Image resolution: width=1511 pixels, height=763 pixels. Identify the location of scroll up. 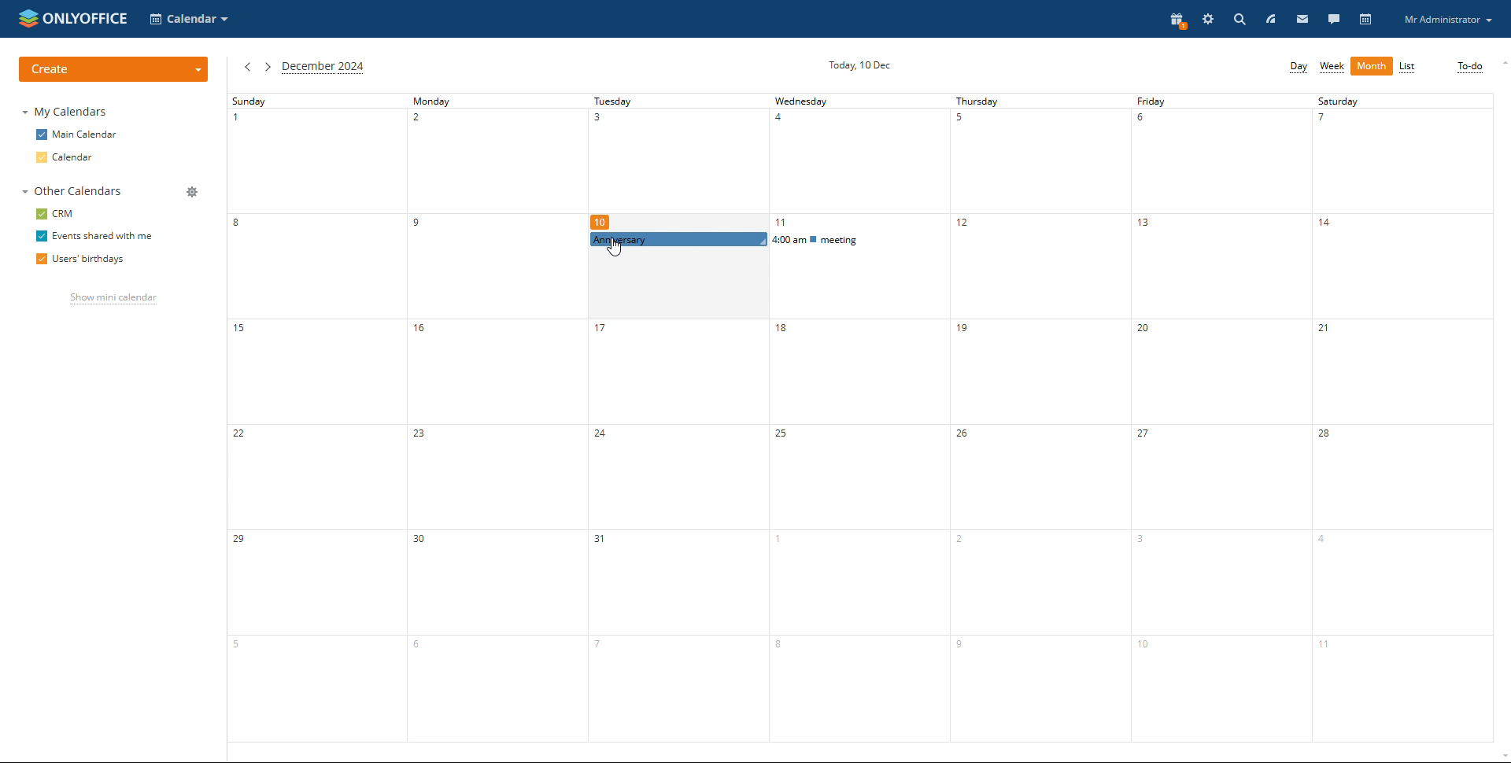
(1502, 63).